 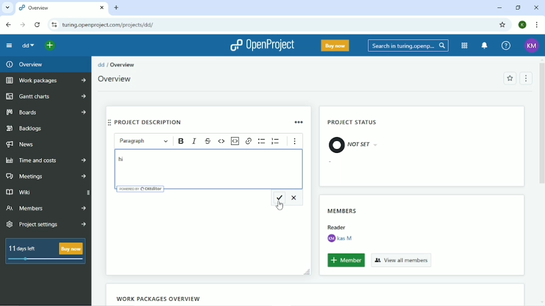 I want to click on Insert code snippet, so click(x=235, y=141).